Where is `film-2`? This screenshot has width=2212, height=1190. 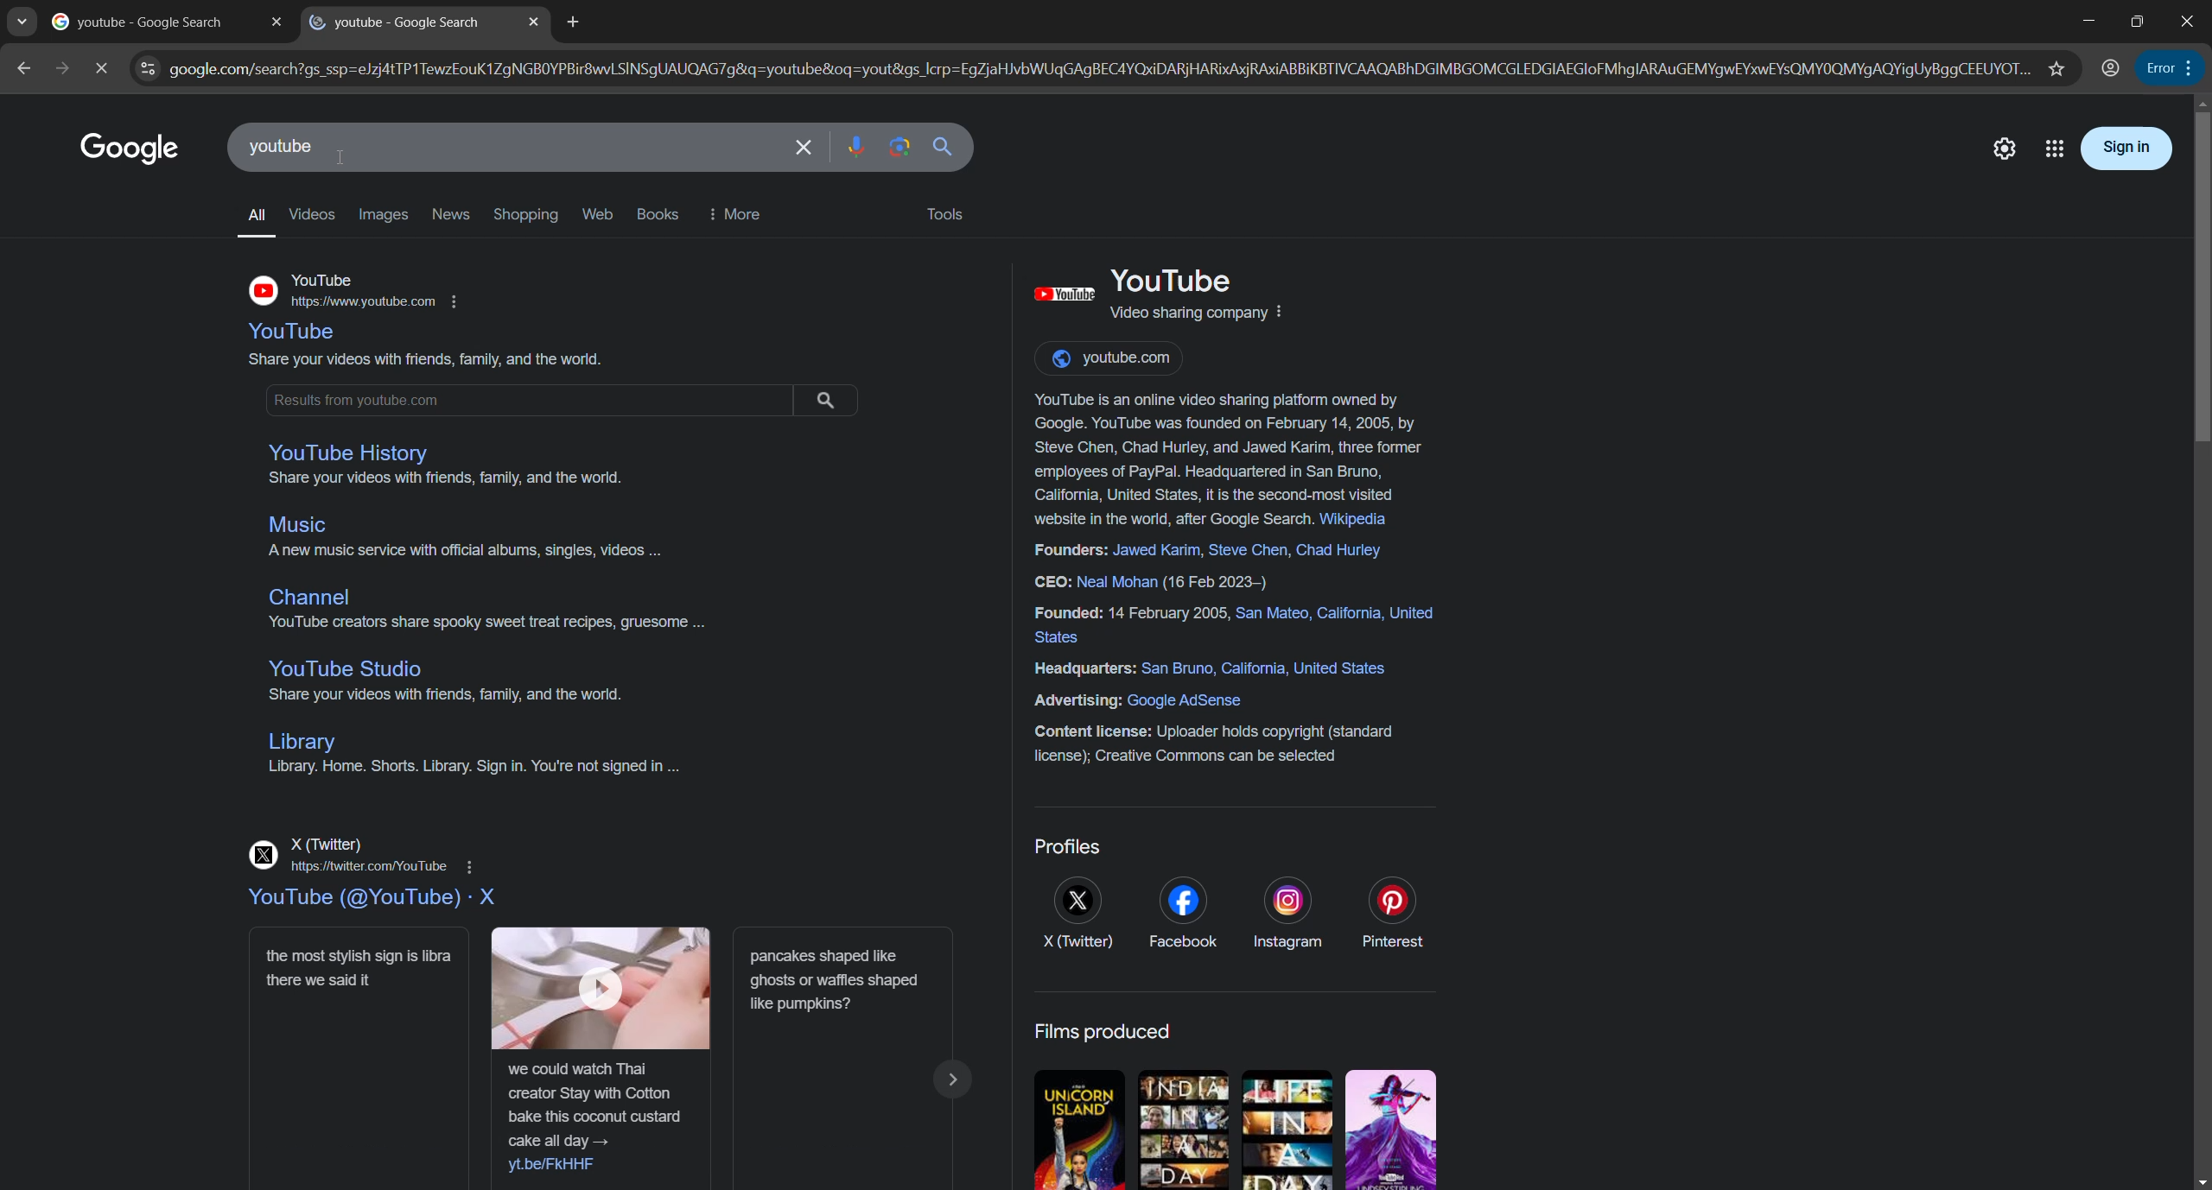 film-2 is located at coordinates (1184, 1130).